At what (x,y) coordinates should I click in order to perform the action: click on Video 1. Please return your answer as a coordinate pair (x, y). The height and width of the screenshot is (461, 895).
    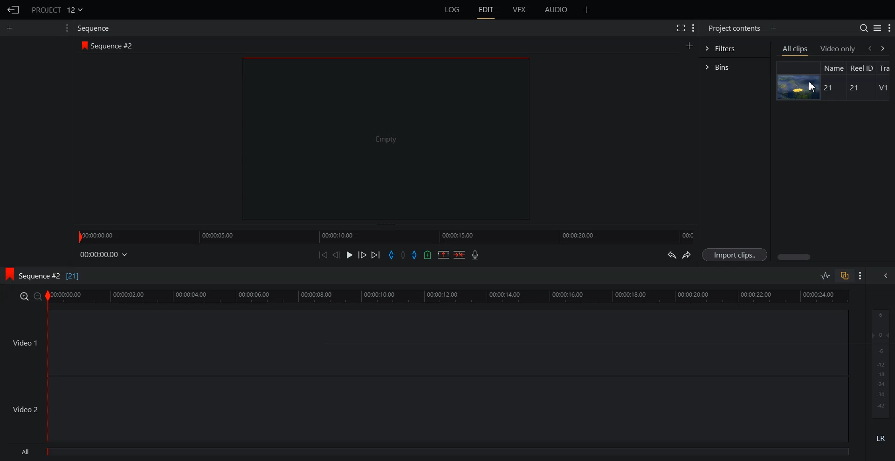
    Looking at the image, I should click on (425, 342).